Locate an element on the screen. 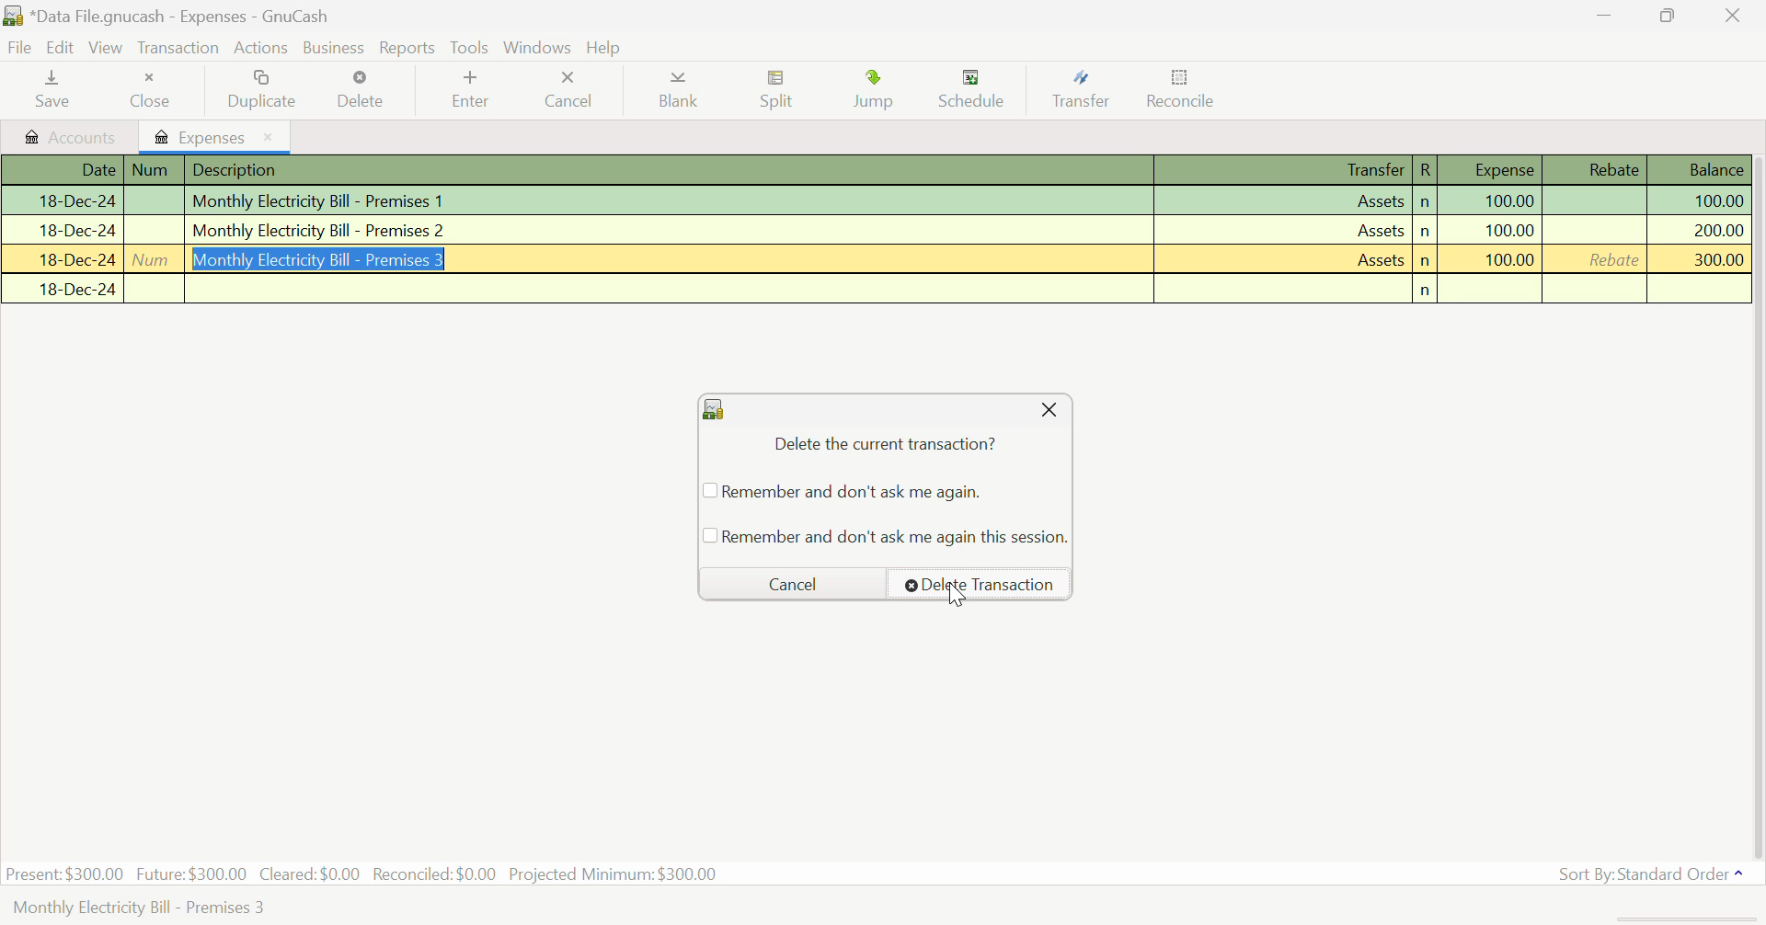 The width and height of the screenshot is (1766, 925). Monthly Electricity Bill - Premises 3 is located at coordinates (878, 260).